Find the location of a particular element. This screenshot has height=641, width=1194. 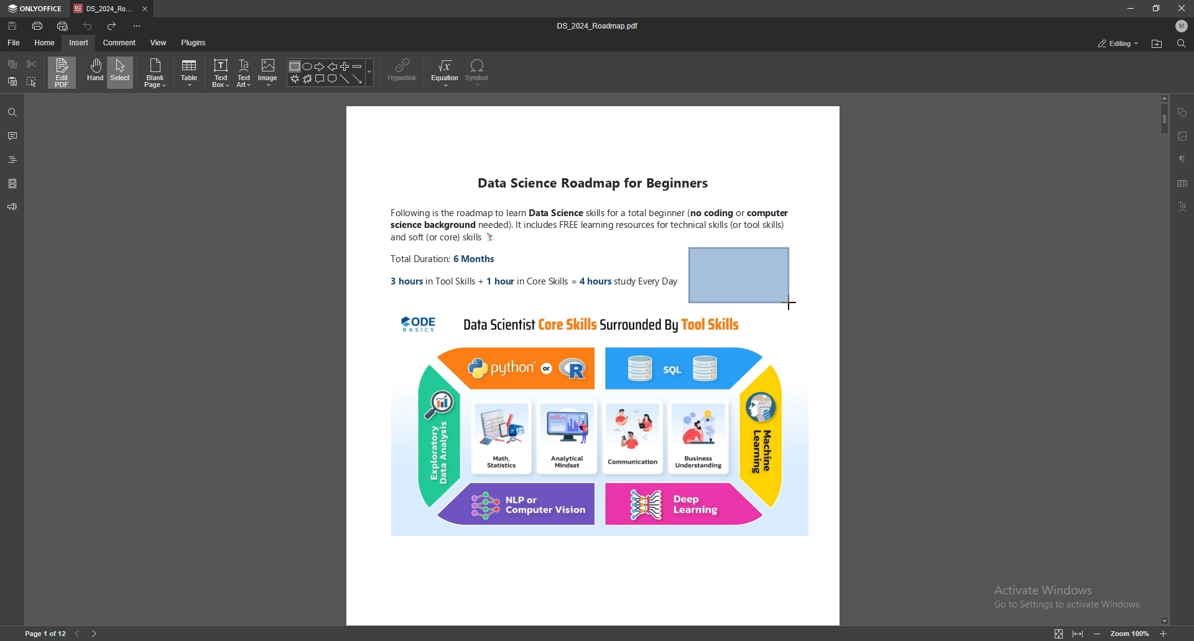

image is located at coordinates (1182, 135).